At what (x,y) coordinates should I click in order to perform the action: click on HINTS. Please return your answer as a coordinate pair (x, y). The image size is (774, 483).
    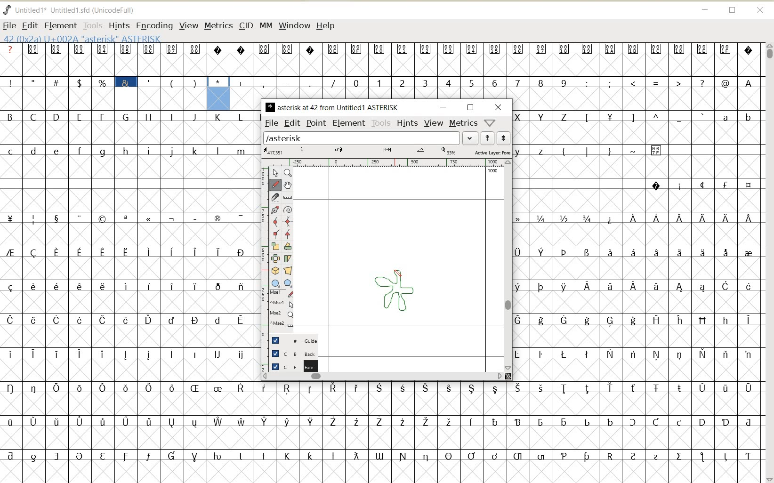
    Looking at the image, I should click on (119, 26).